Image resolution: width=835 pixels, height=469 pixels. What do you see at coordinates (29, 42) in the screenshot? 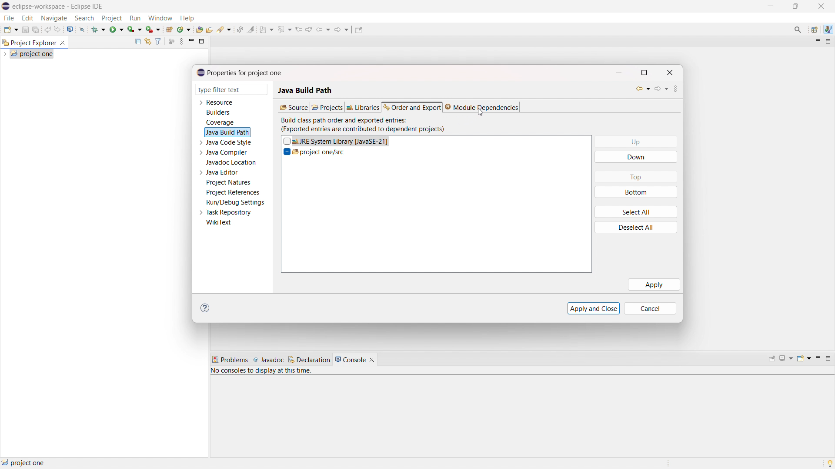
I see `project explorer` at bounding box center [29, 42].